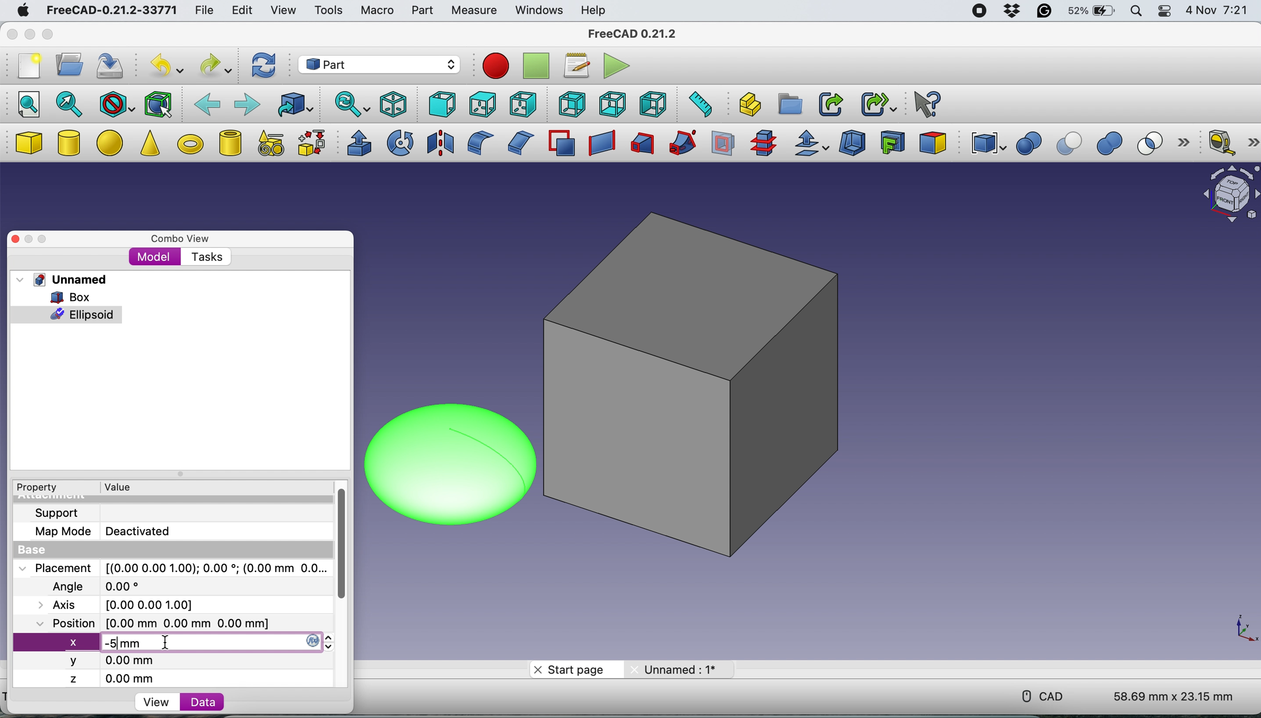 The image size is (1261, 718). What do you see at coordinates (338, 540) in the screenshot?
I see `vertical scroll bar` at bounding box center [338, 540].